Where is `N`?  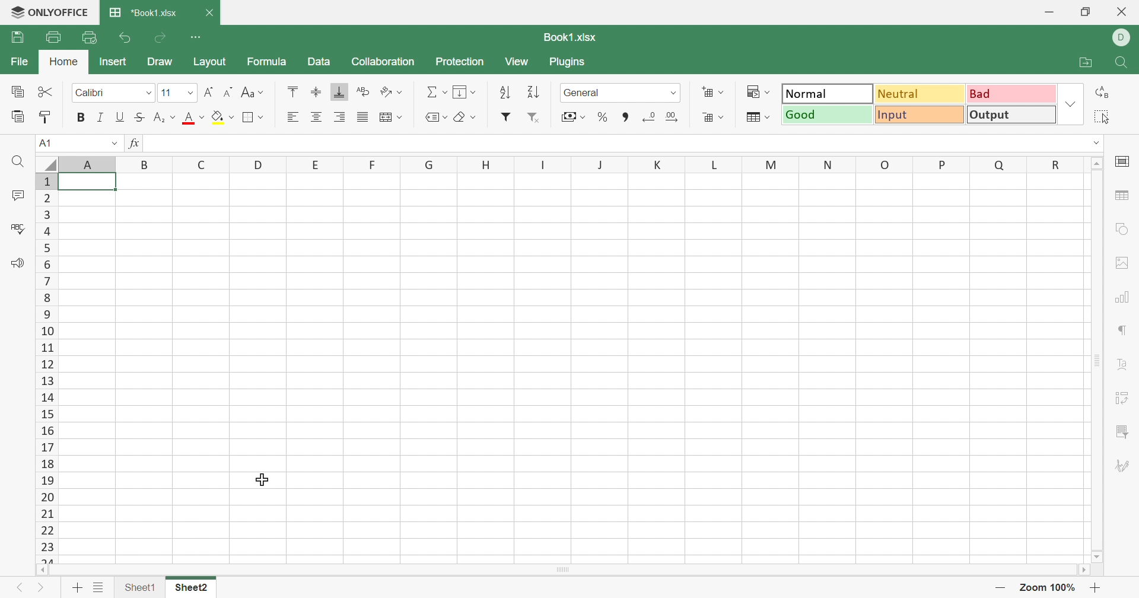
N is located at coordinates (827, 166).